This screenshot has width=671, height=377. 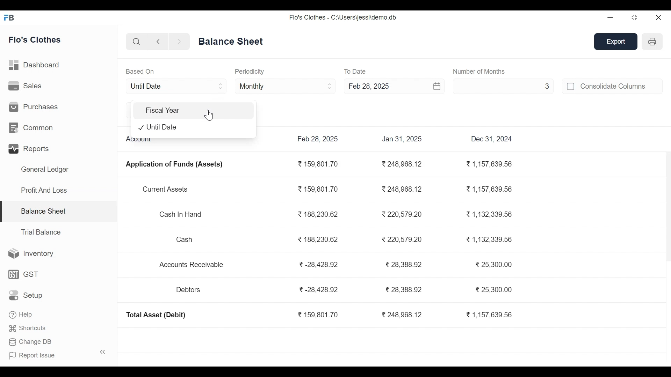 What do you see at coordinates (30, 149) in the screenshot?
I see `reports` at bounding box center [30, 149].